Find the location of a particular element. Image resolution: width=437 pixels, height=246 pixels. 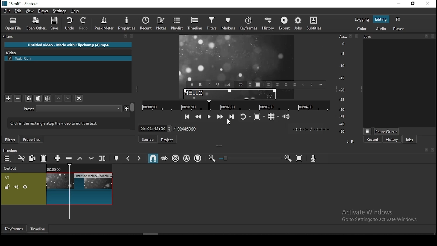

Frame Time is located at coordinates (155, 128).